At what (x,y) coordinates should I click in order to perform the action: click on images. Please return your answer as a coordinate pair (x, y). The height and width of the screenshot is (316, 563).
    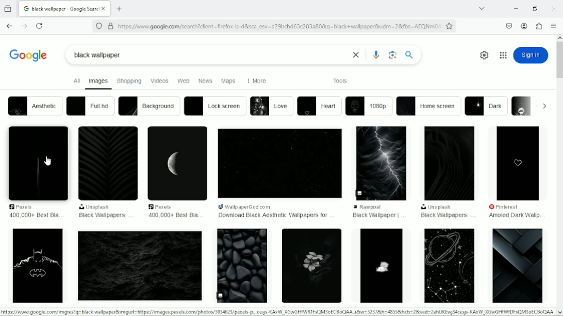
    Looking at the image, I should click on (98, 82).